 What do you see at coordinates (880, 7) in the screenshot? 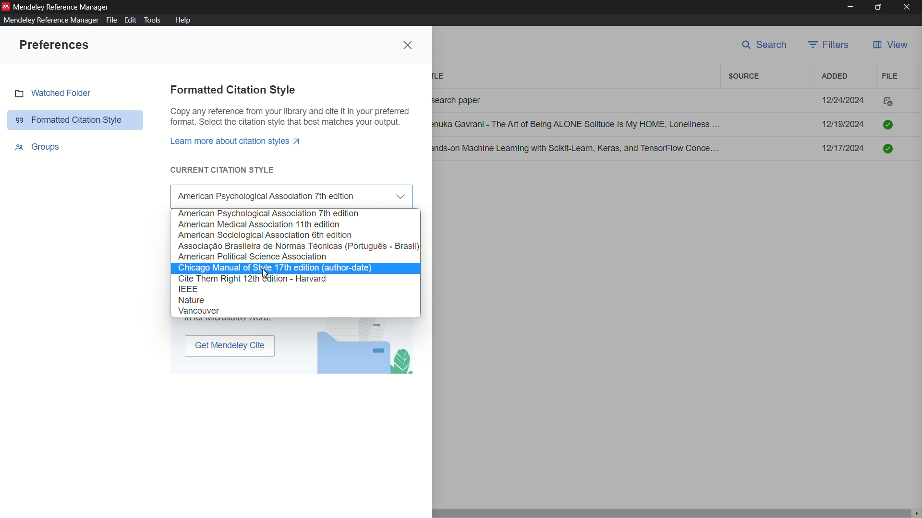
I see `maximize` at bounding box center [880, 7].